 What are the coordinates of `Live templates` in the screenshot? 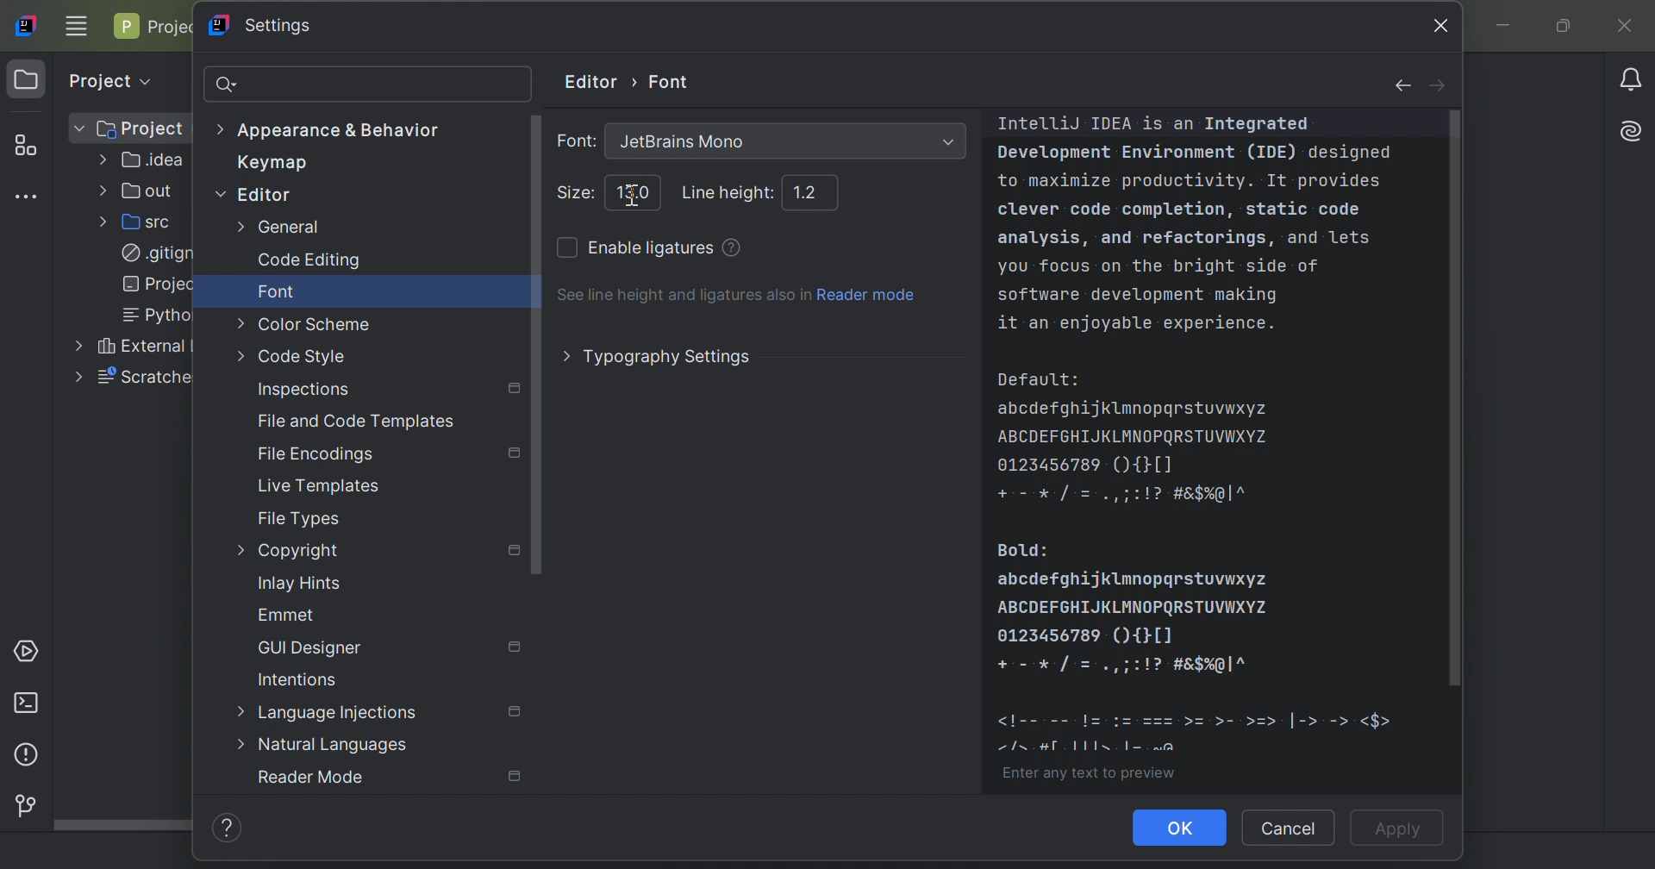 It's located at (318, 487).